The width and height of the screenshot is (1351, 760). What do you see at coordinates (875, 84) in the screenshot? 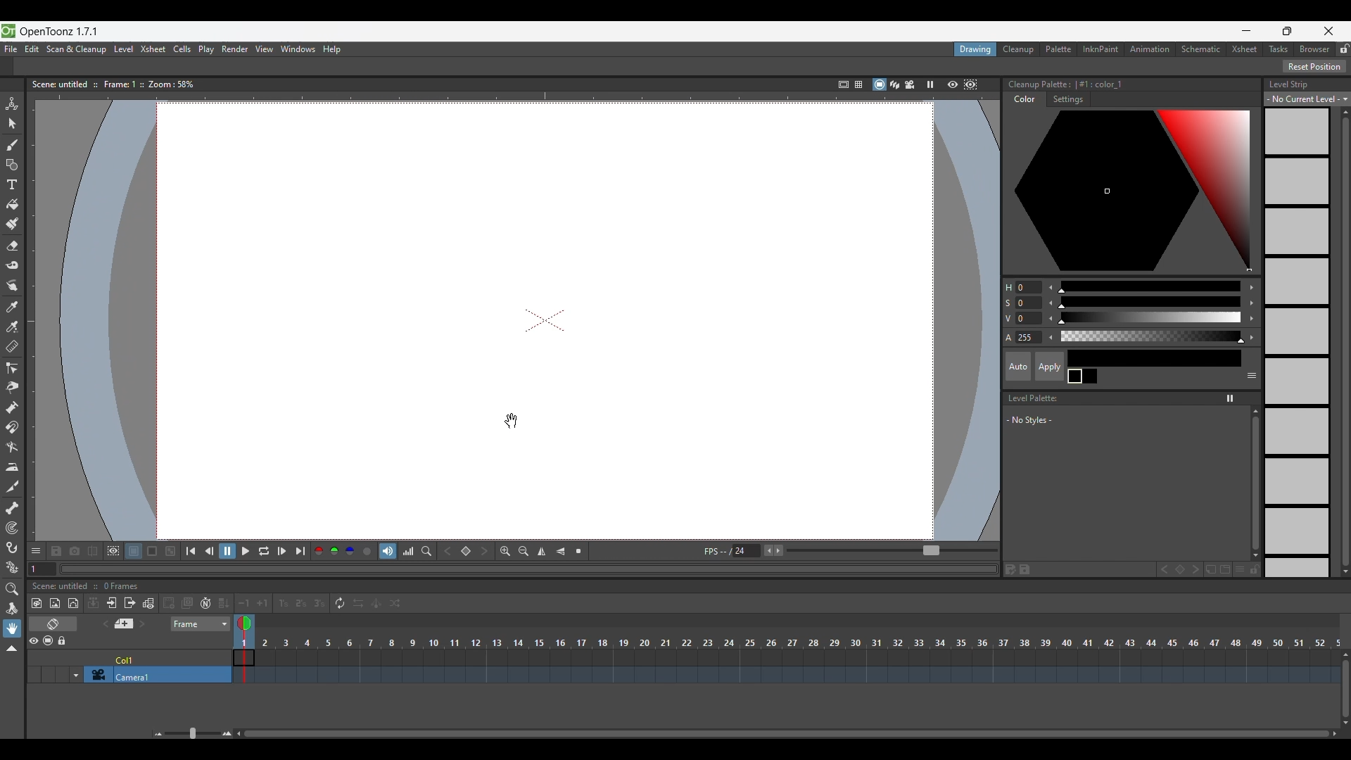
I see `Camera stand view` at bounding box center [875, 84].